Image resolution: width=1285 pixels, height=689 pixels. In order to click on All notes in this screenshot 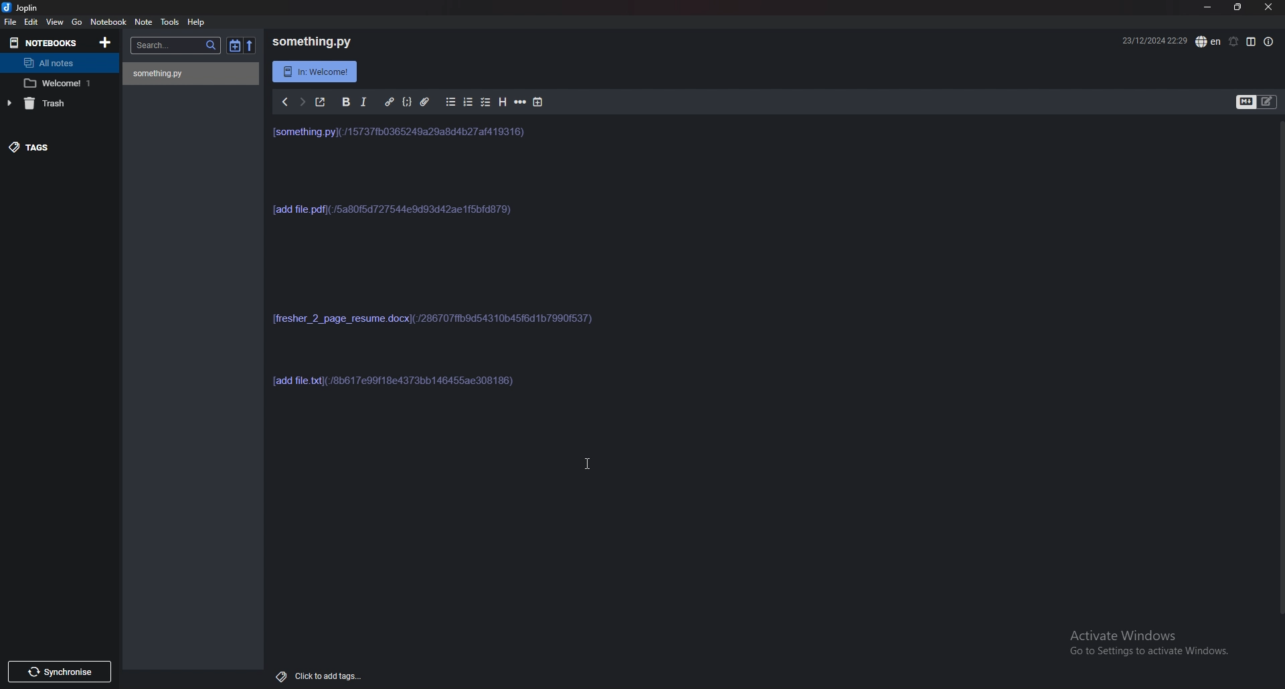, I will do `click(61, 65)`.